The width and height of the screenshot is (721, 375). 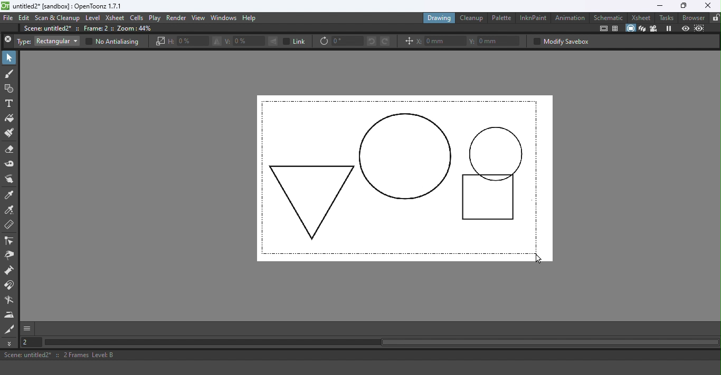 What do you see at coordinates (11, 179) in the screenshot?
I see `Finger tool` at bounding box center [11, 179].